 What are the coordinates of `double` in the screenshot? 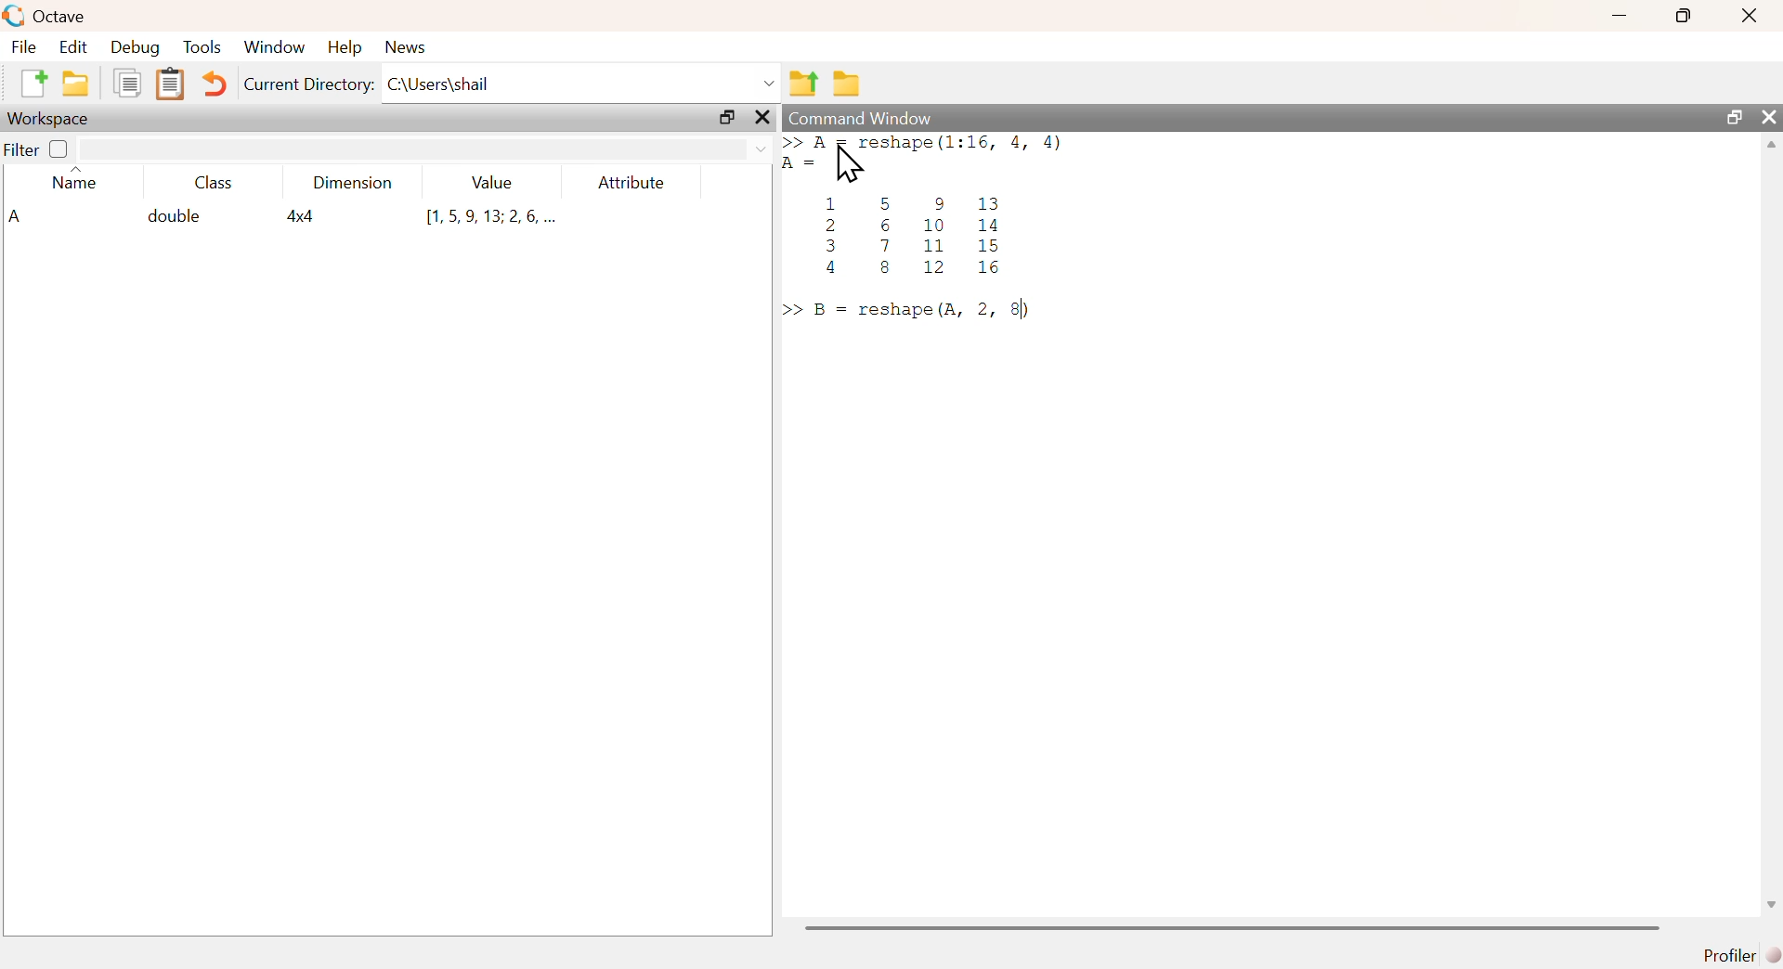 It's located at (174, 218).